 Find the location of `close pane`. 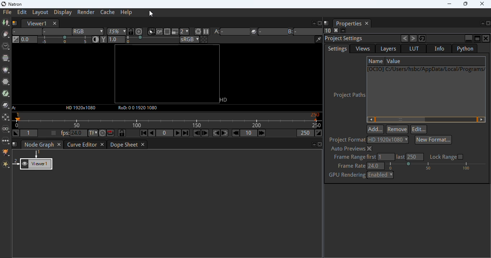

close pane is located at coordinates (321, 144).